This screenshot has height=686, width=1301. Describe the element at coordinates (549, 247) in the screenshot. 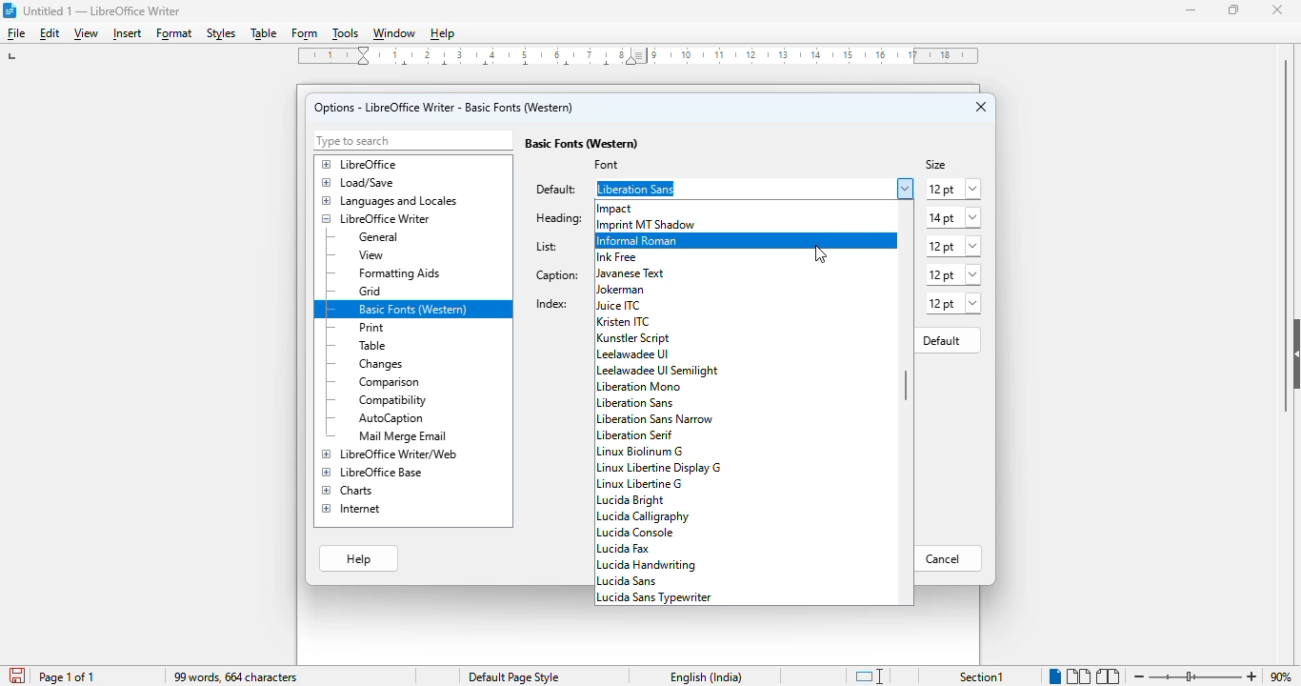

I see `list: ` at that location.